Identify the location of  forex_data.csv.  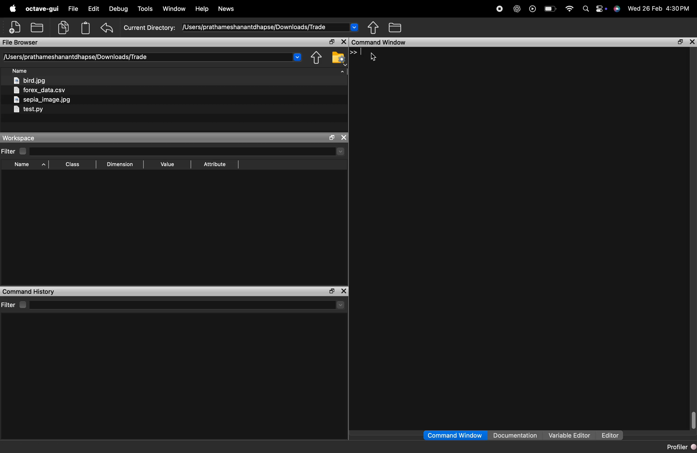
(39, 90).